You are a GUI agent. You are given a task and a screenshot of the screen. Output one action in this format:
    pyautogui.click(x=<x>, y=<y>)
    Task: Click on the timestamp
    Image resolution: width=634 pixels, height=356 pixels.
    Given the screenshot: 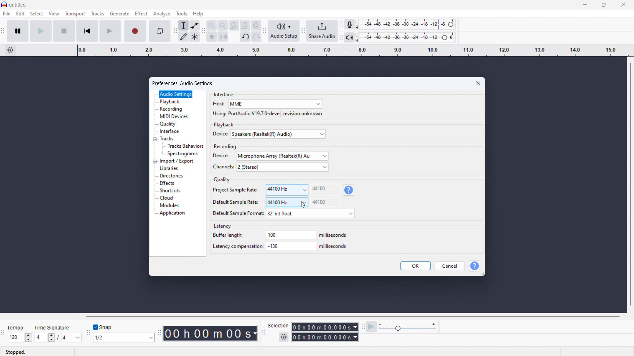 What is the action you would take?
    pyautogui.click(x=211, y=333)
    